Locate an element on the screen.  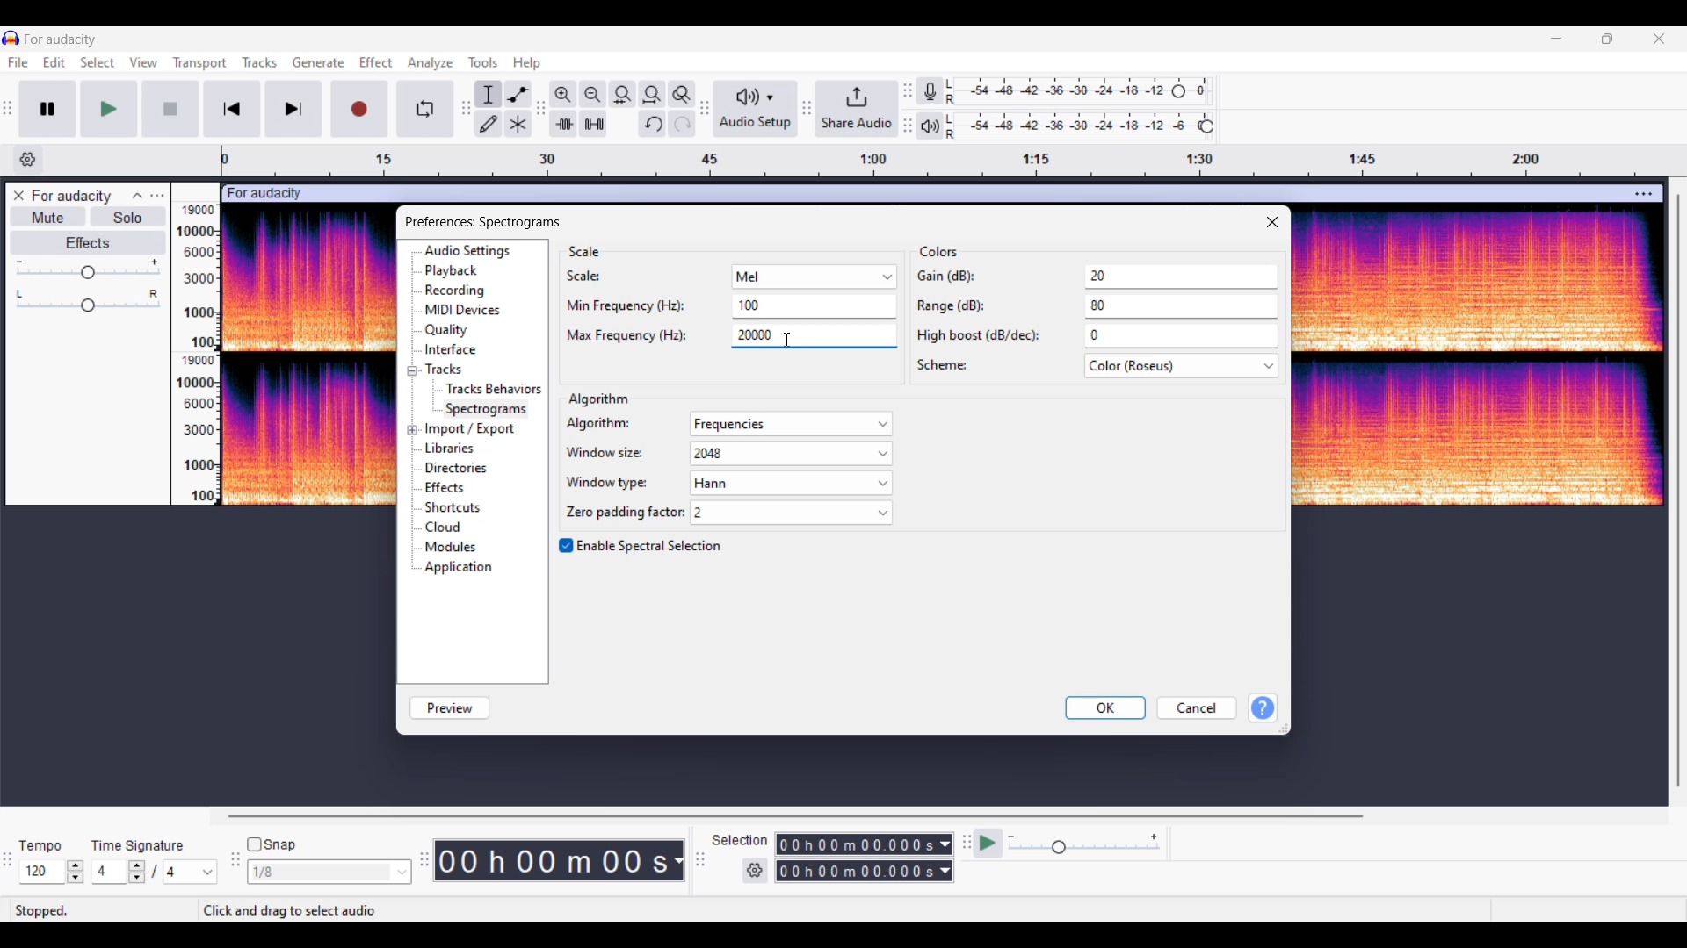
min frequency is located at coordinates (634, 306).